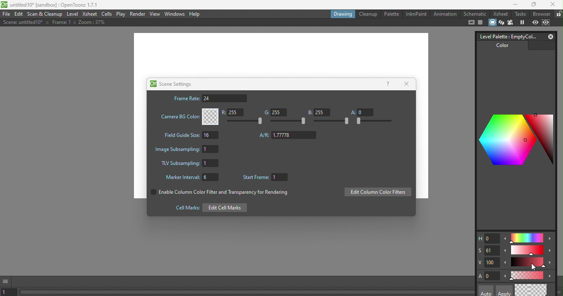 This screenshot has width=563, height=296. Describe the element at coordinates (505, 240) in the screenshot. I see `Decrease` at that location.